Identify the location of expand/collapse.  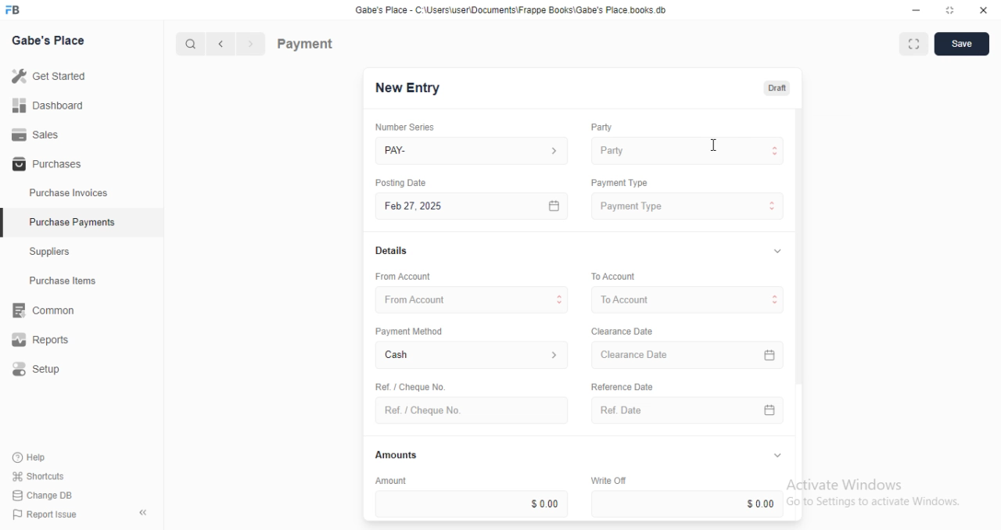
(777, 456).